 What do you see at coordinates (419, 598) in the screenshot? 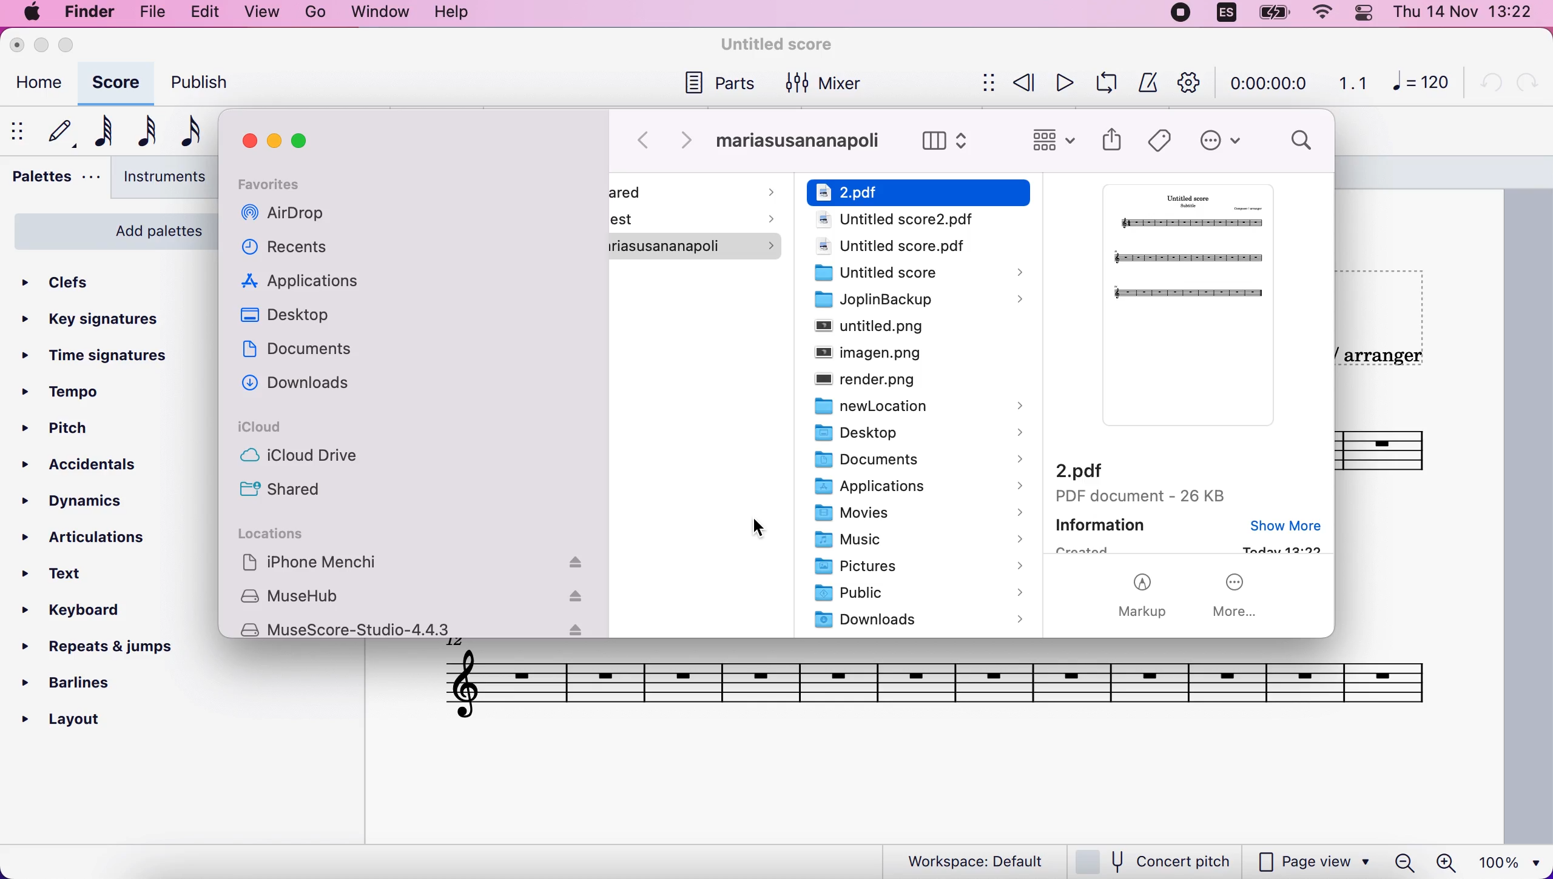
I see `& MuseHub a` at bounding box center [419, 598].